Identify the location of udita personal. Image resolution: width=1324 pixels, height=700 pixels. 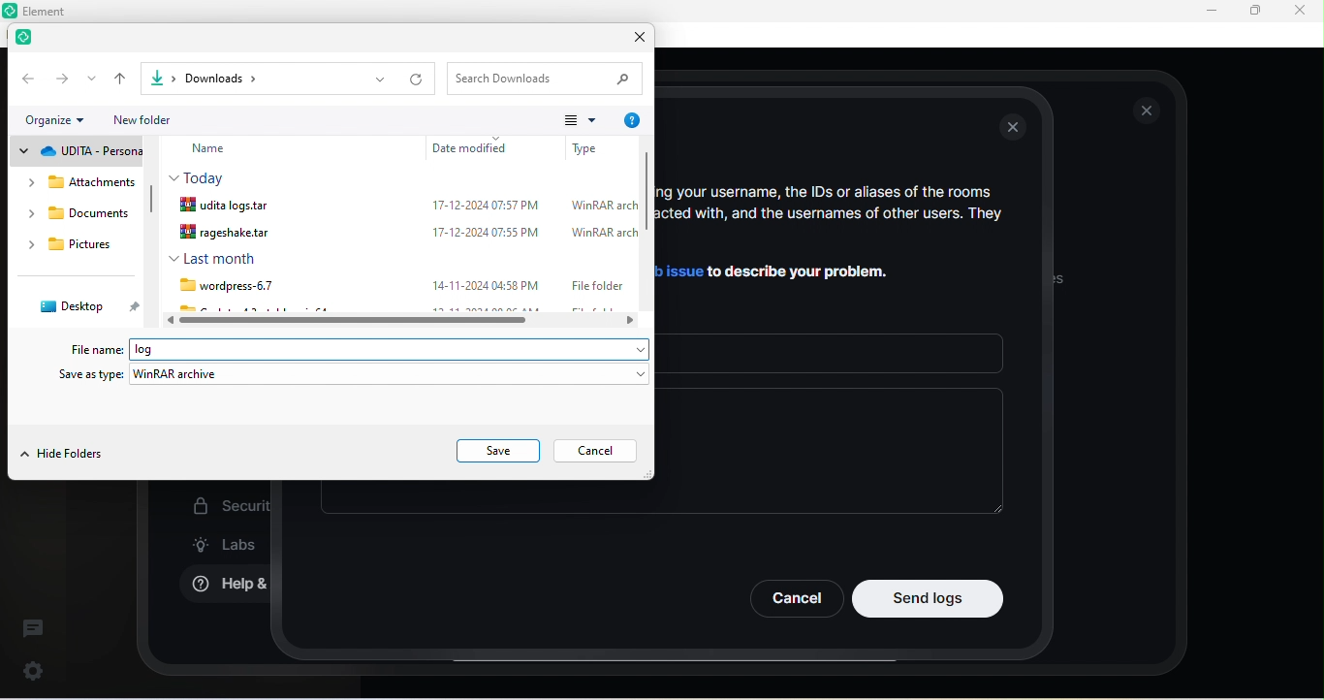
(77, 152).